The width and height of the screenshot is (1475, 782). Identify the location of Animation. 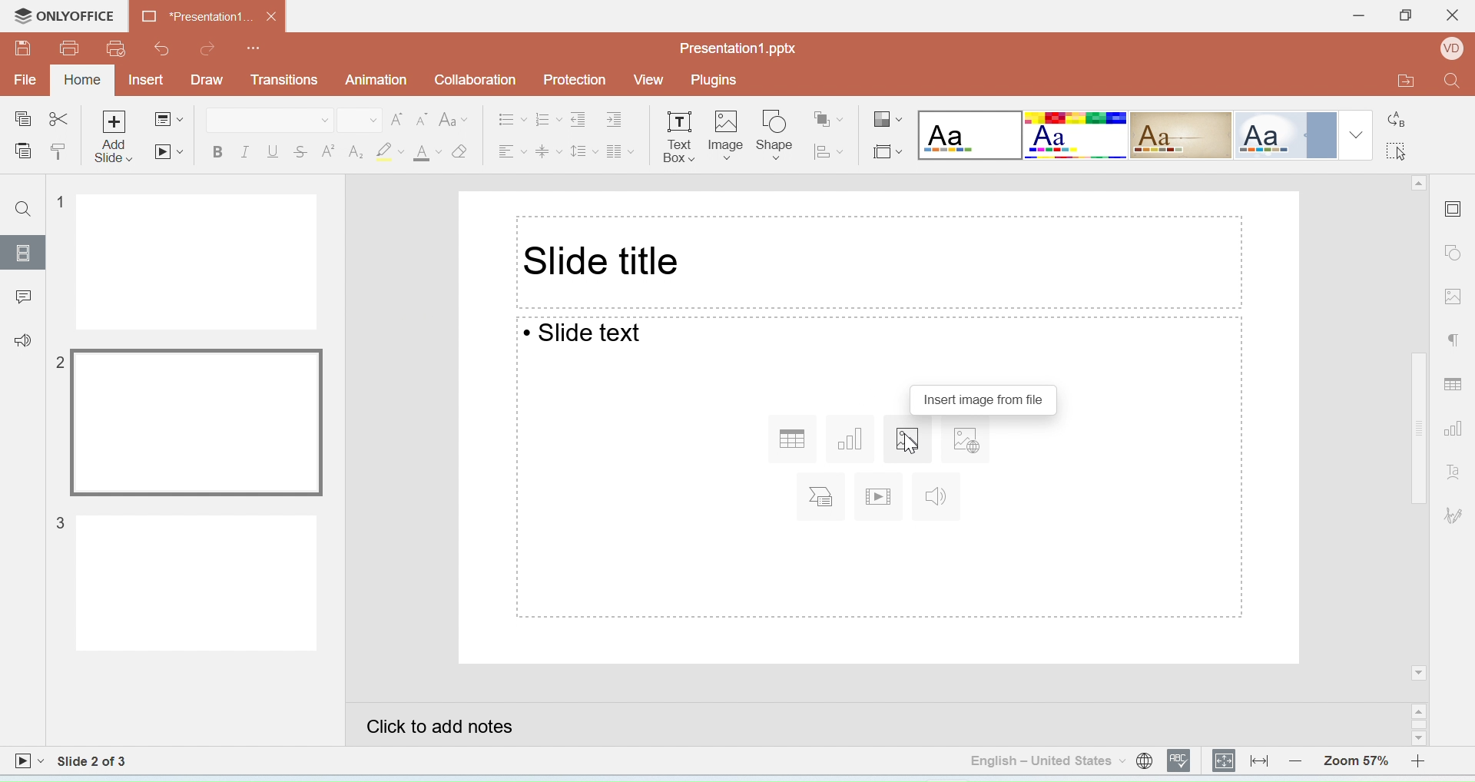
(378, 80).